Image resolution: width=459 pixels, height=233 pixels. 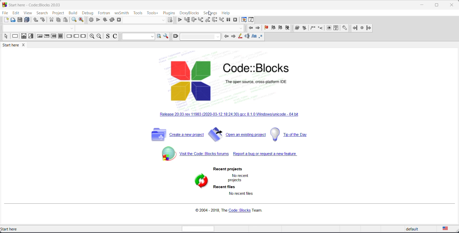 What do you see at coordinates (4, 4) in the screenshot?
I see `logo` at bounding box center [4, 4].